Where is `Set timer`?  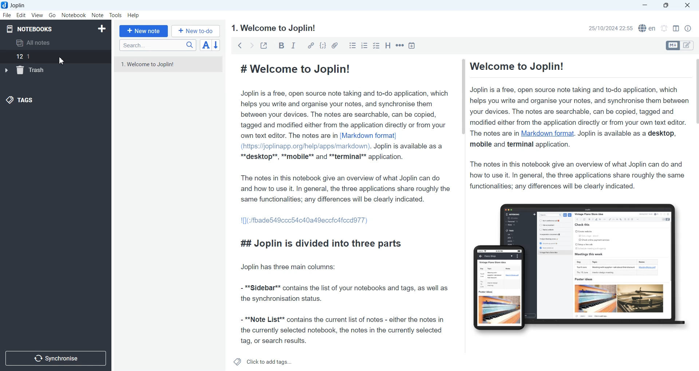
Set timer is located at coordinates (664, 28).